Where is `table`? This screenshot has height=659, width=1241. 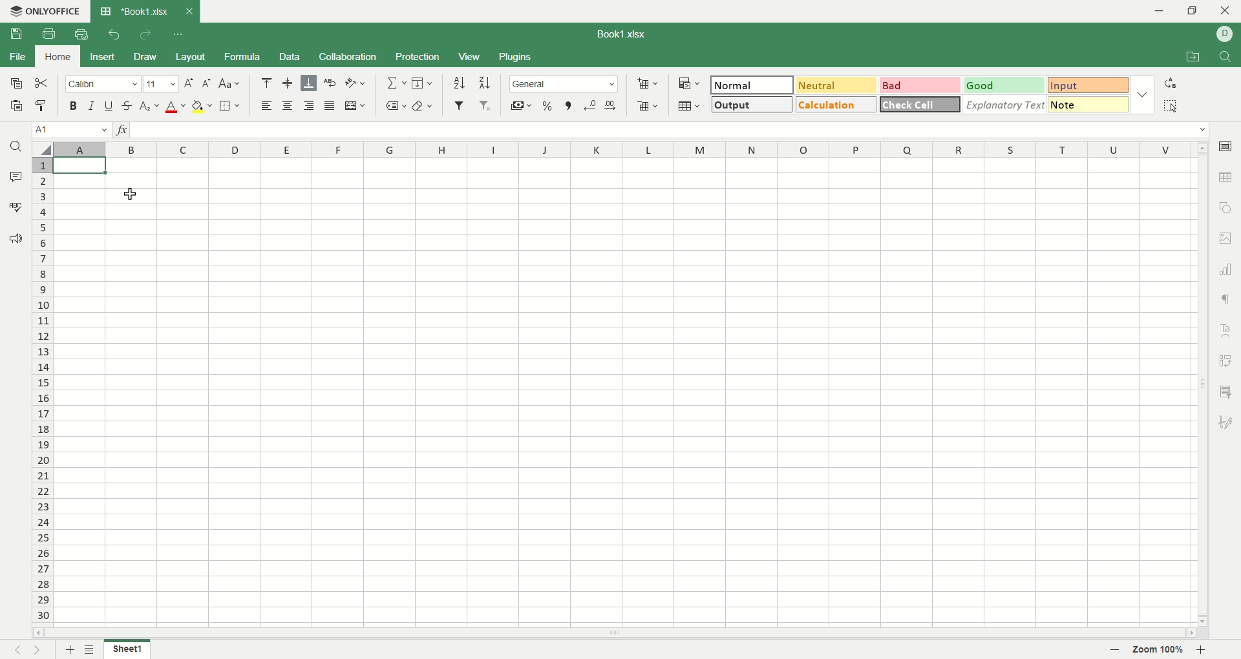 table is located at coordinates (690, 107).